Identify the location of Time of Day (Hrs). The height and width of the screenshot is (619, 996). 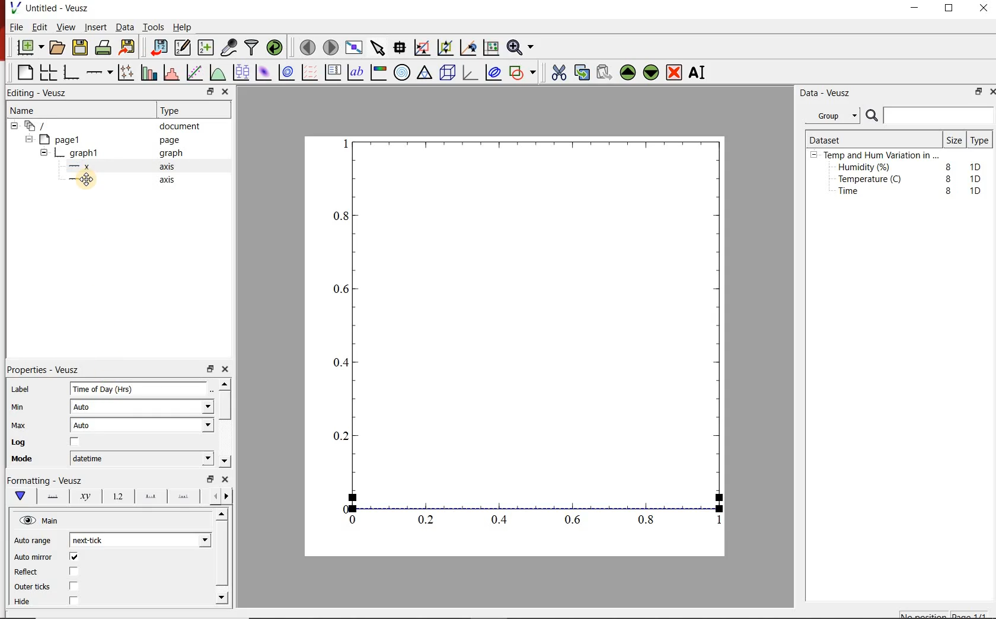
(128, 390).